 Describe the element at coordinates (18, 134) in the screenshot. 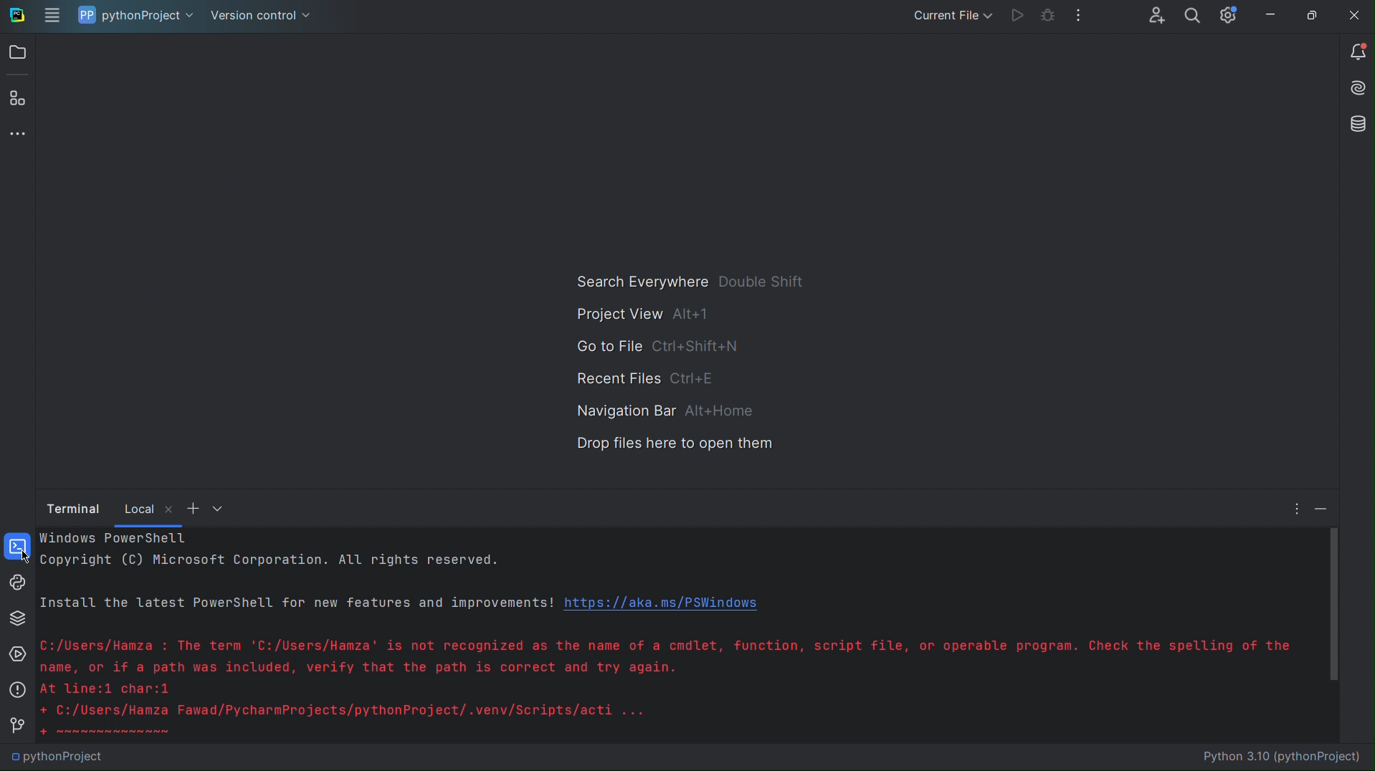

I see `More` at that location.